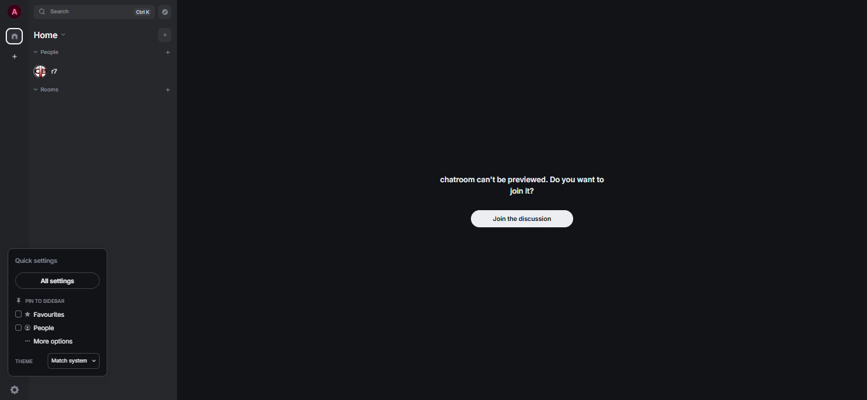 The image size is (867, 400). Describe the element at coordinates (13, 390) in the screenshot. I see `quick settings` at that location.